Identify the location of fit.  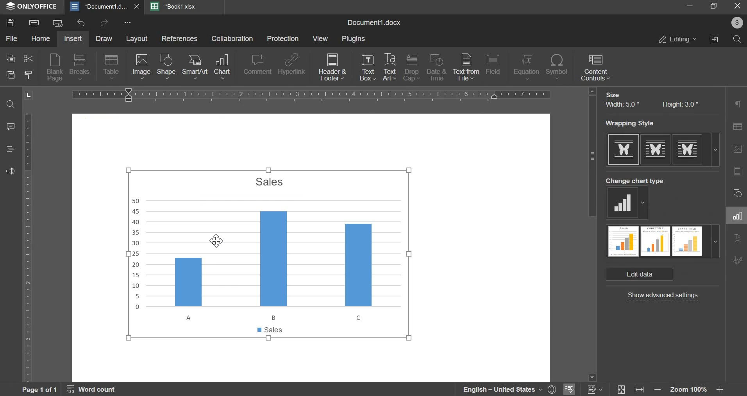
(631, 389).